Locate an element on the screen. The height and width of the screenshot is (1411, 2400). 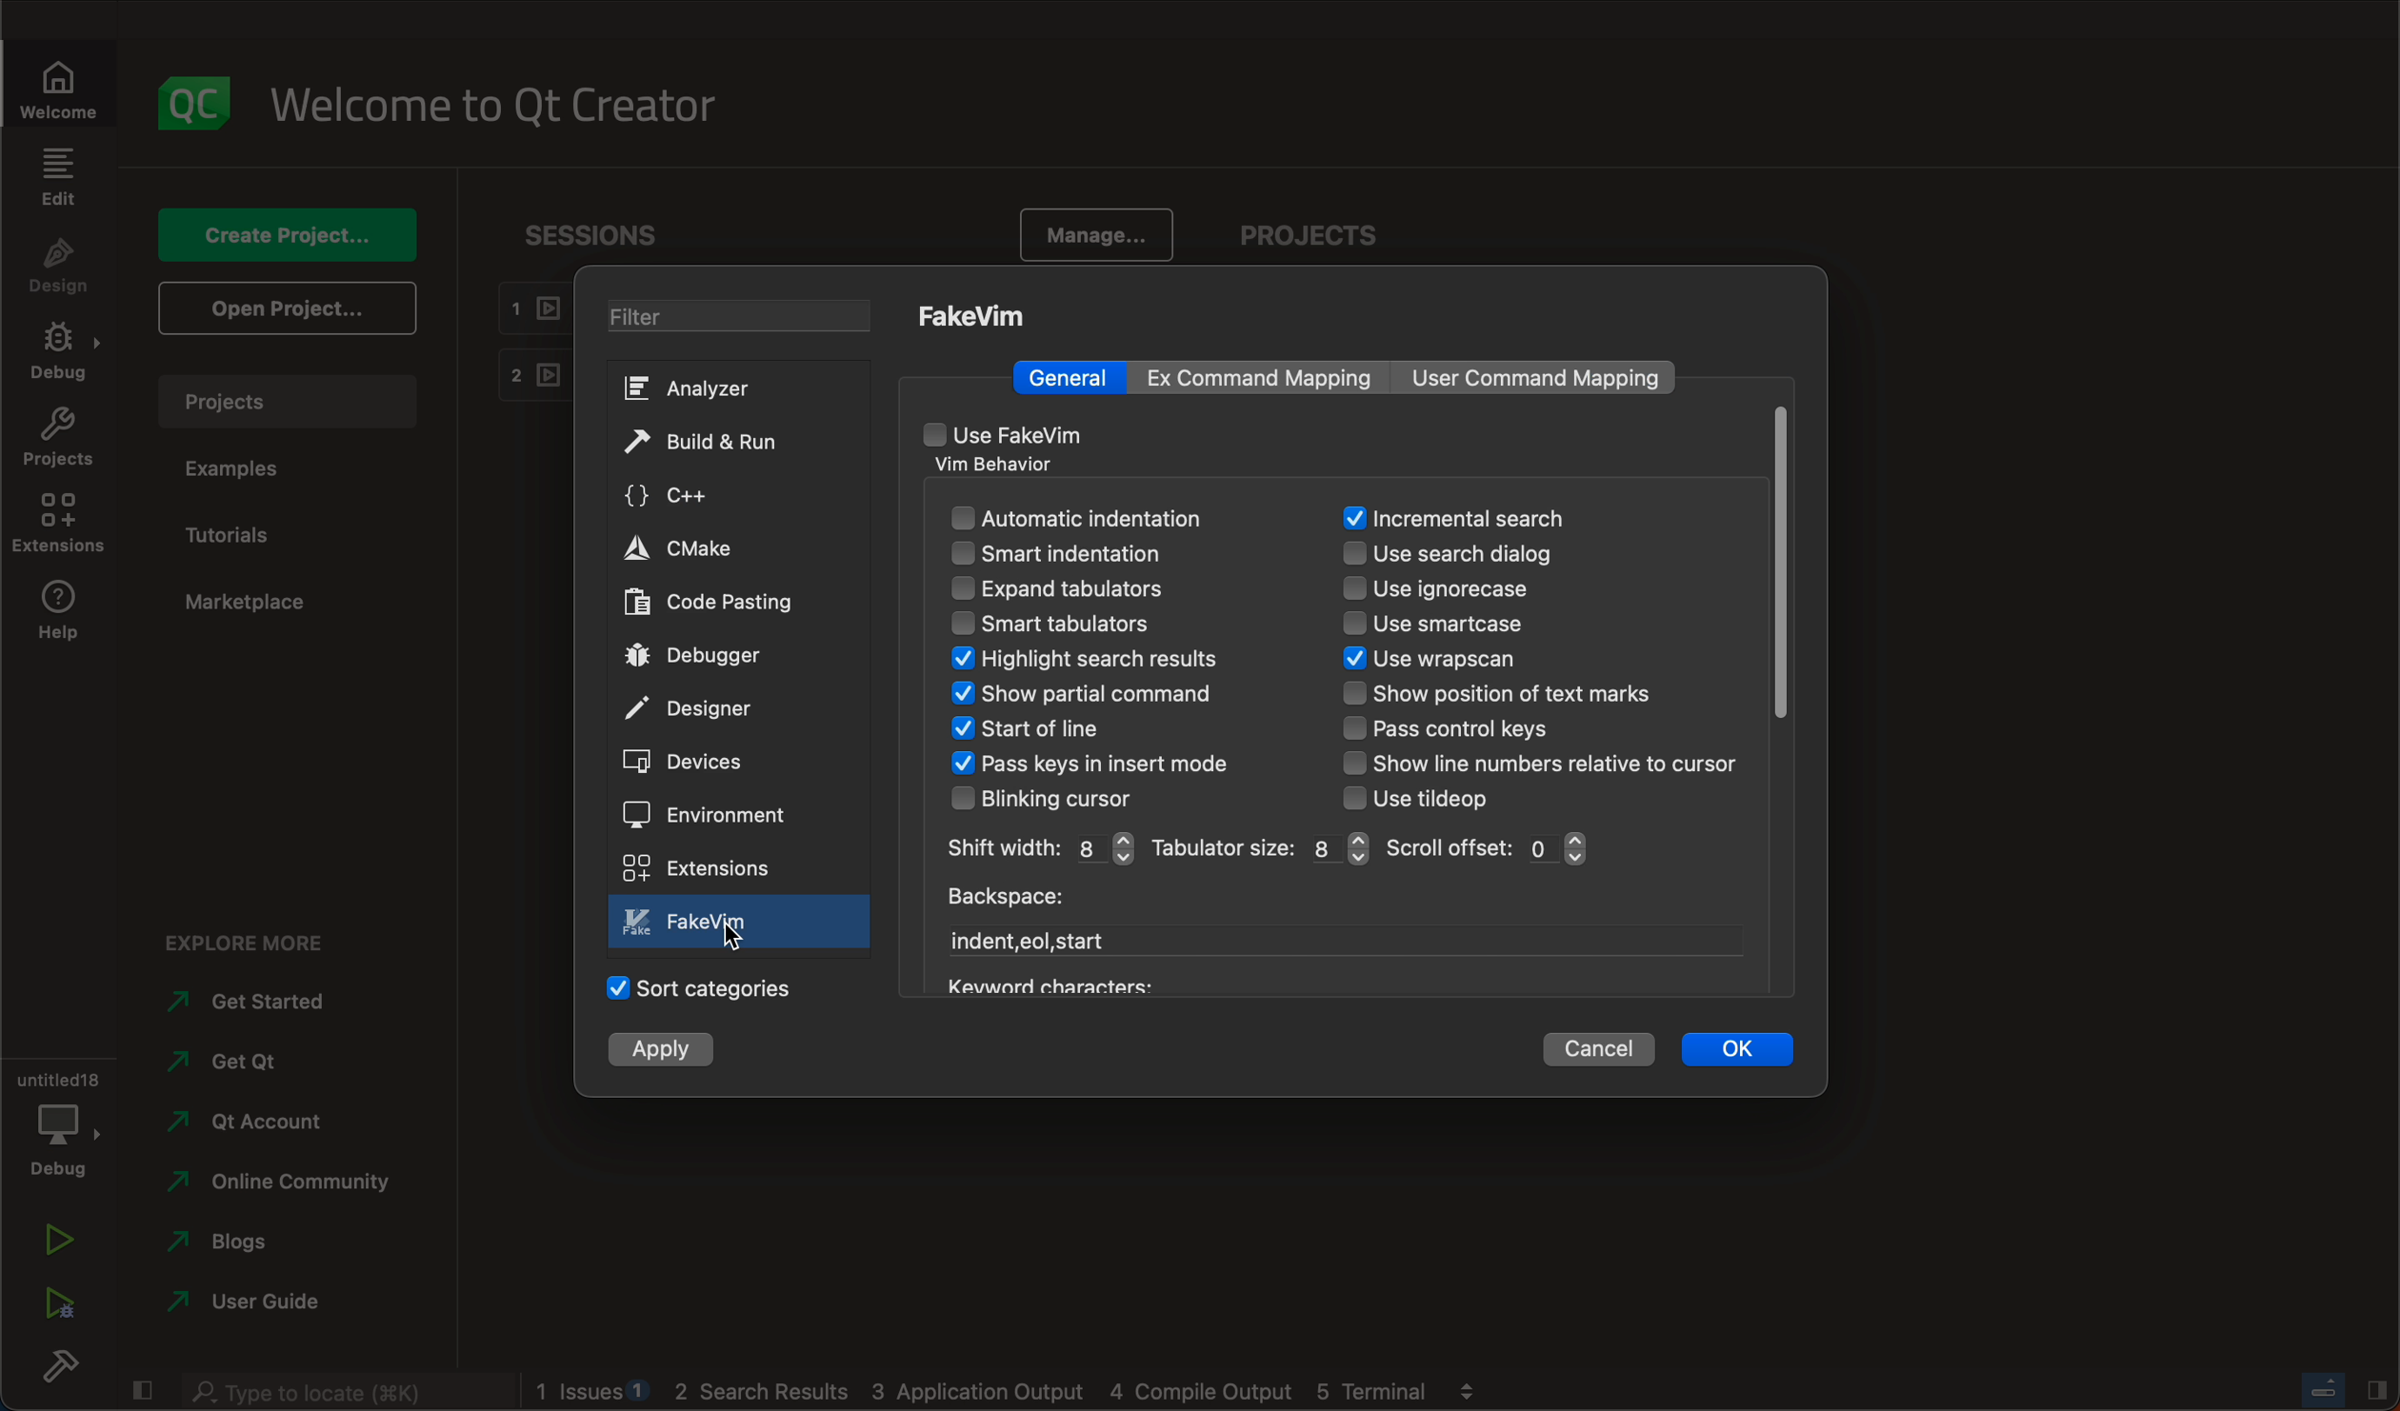
debugger is located at coordinates (705, 655).